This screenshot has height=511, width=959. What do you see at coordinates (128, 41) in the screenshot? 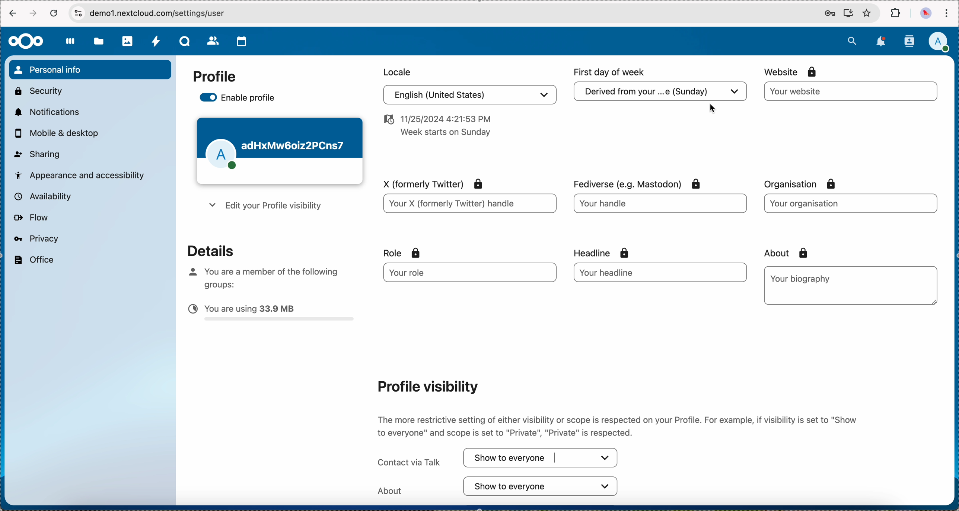
I see `photos` at bounding box center [128, 41].